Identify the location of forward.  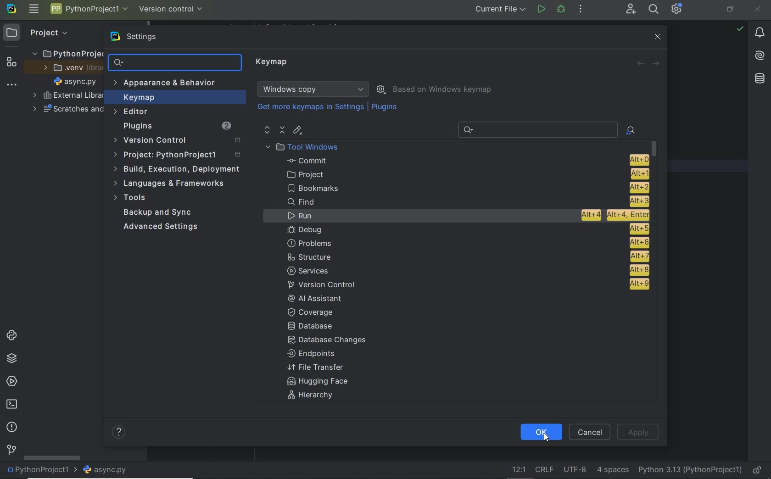
(657, 63).